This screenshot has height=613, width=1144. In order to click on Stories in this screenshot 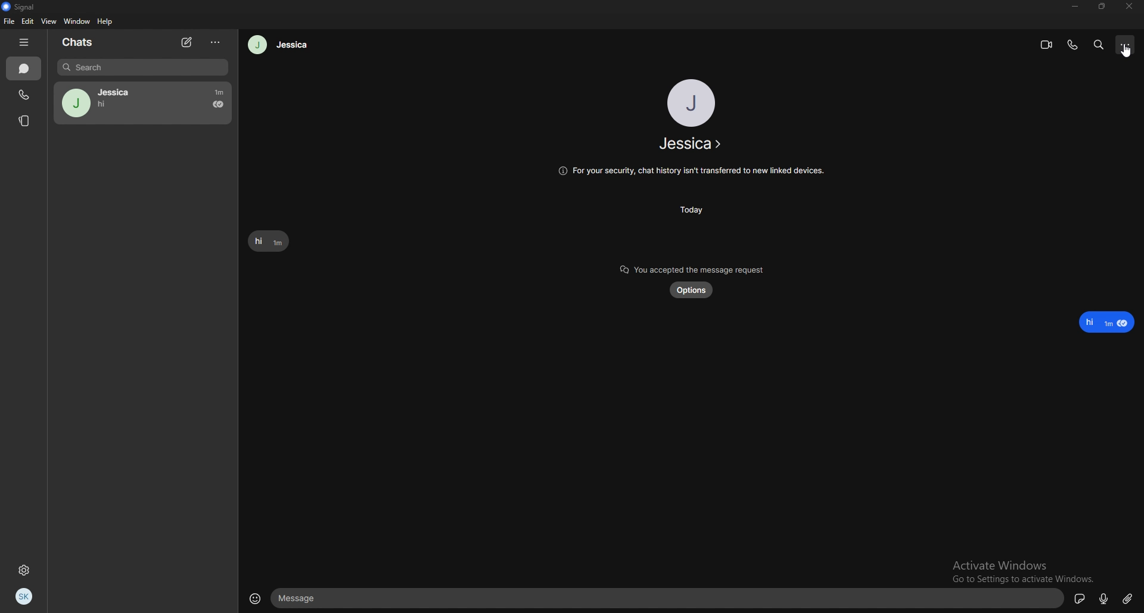, I will do `click(25, 120)`.